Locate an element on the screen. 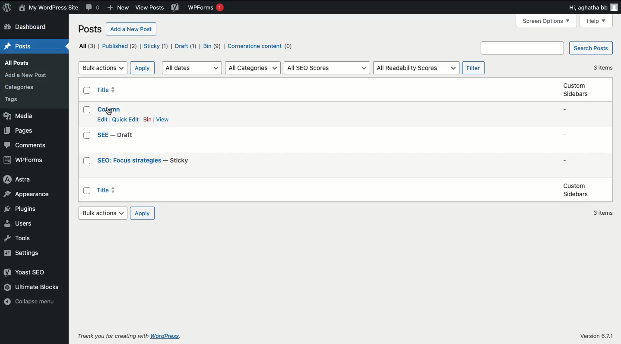  mouse pointer is located at coordinates (108, 111).